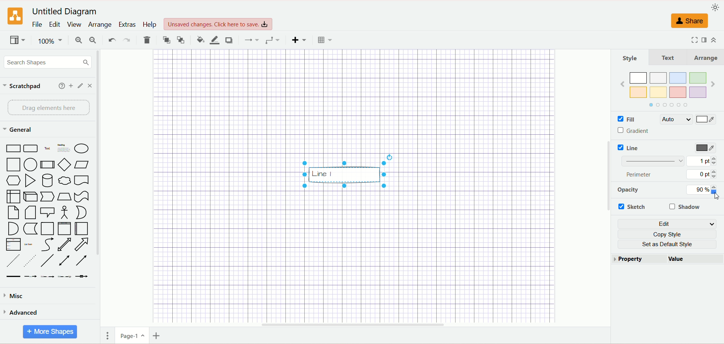 The image size is (724, 344). What do you see at coordinates (13, 277) in the screenshot?
I see `Link` at bounding box center [13, 277].